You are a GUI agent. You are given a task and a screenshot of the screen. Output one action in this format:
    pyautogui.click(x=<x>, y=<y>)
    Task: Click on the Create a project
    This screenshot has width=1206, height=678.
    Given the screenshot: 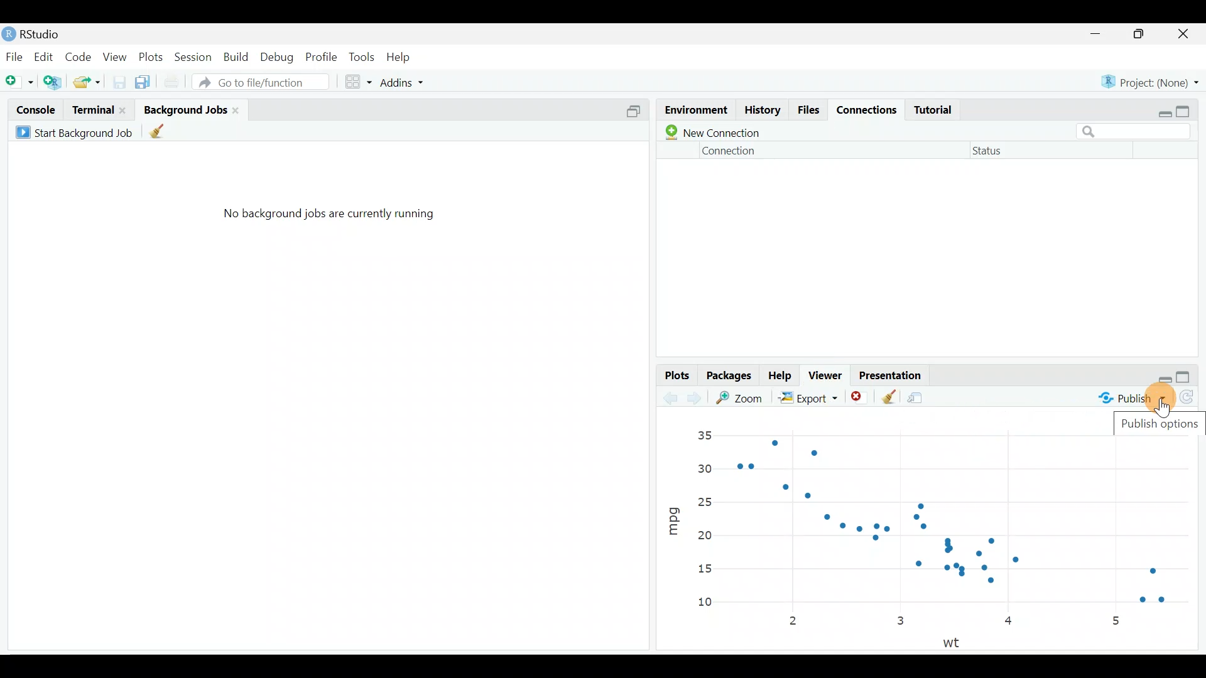 What is the action you would take?
    pyautogui.click(x=53, y=80)
    